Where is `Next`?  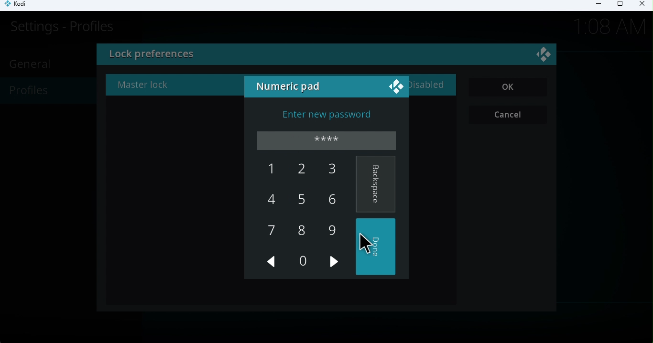 Next is located at coordinates (336, 267).